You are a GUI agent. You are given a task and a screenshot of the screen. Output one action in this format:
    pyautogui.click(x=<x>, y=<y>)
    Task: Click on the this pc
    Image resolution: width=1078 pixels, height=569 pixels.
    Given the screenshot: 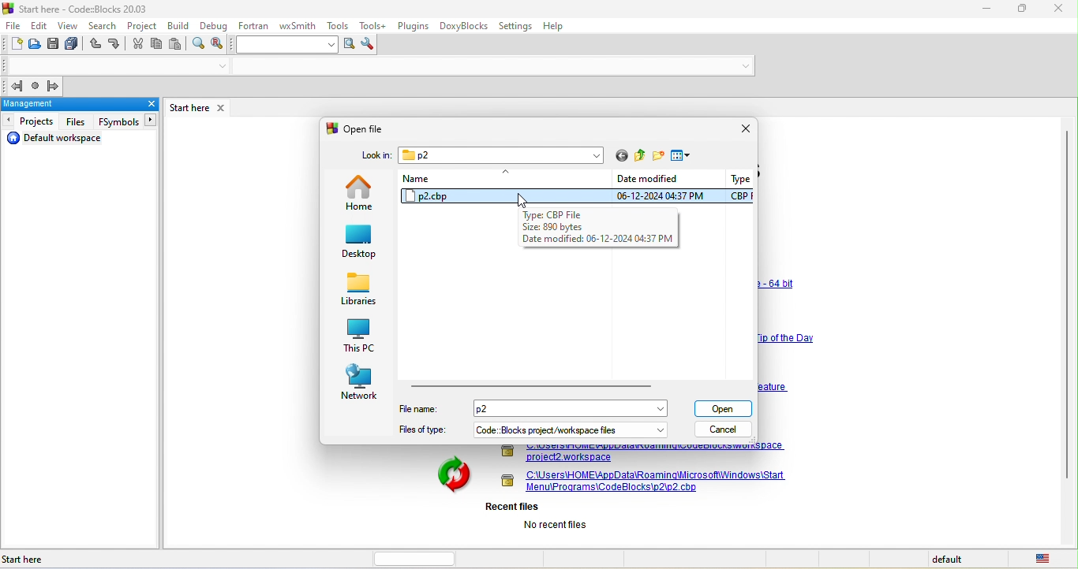 What is the action you would take?
    pyautogui.click(x=361, y=337)
    